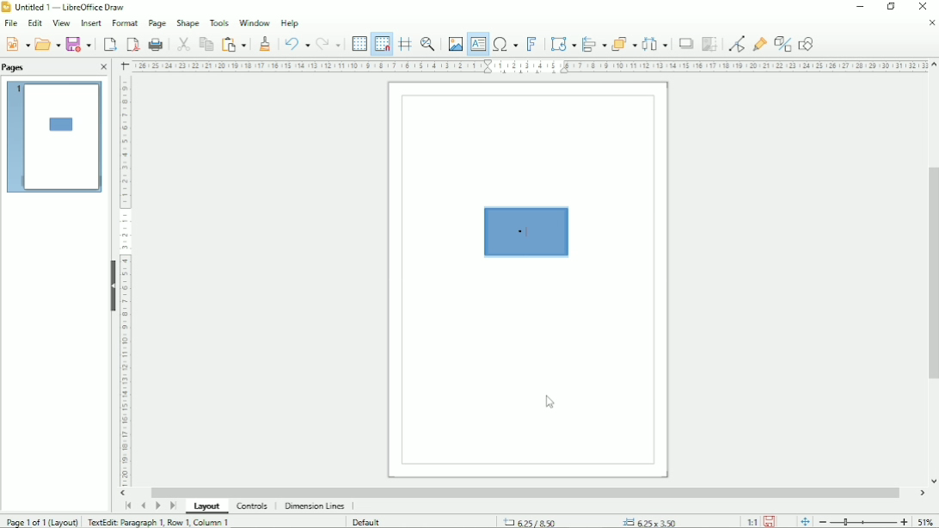 This screenshot has width=939, height=528. Describe the element at coordinates (207, 507) in the screenshot. I see `Layout` at that location.